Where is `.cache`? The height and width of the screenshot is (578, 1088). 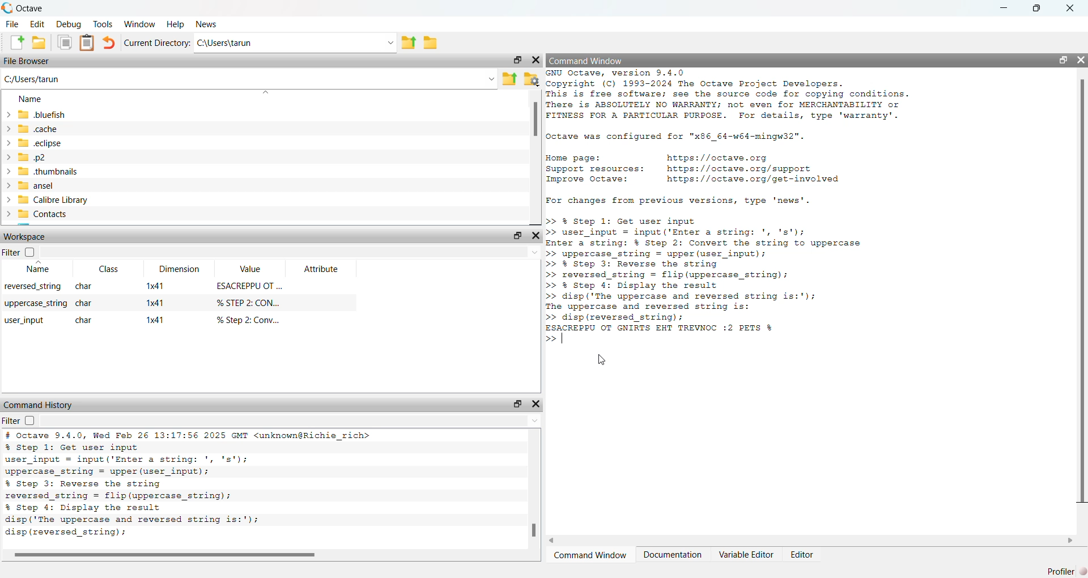
.cache is located at coordinates (57, 129).